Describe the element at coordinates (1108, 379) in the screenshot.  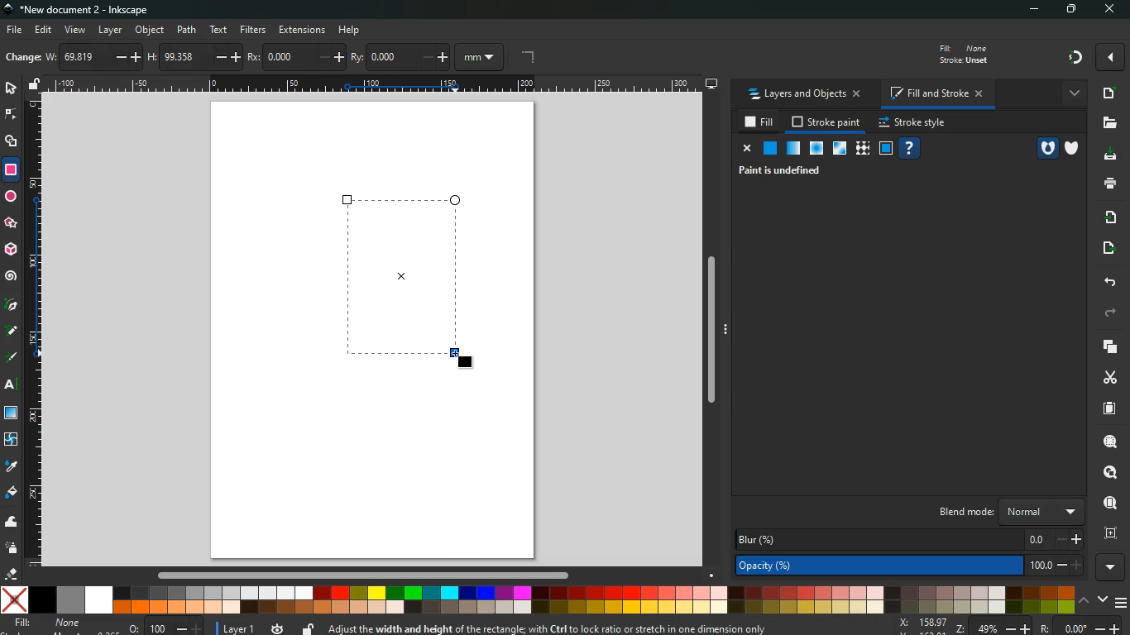
I see `cut` at that location.